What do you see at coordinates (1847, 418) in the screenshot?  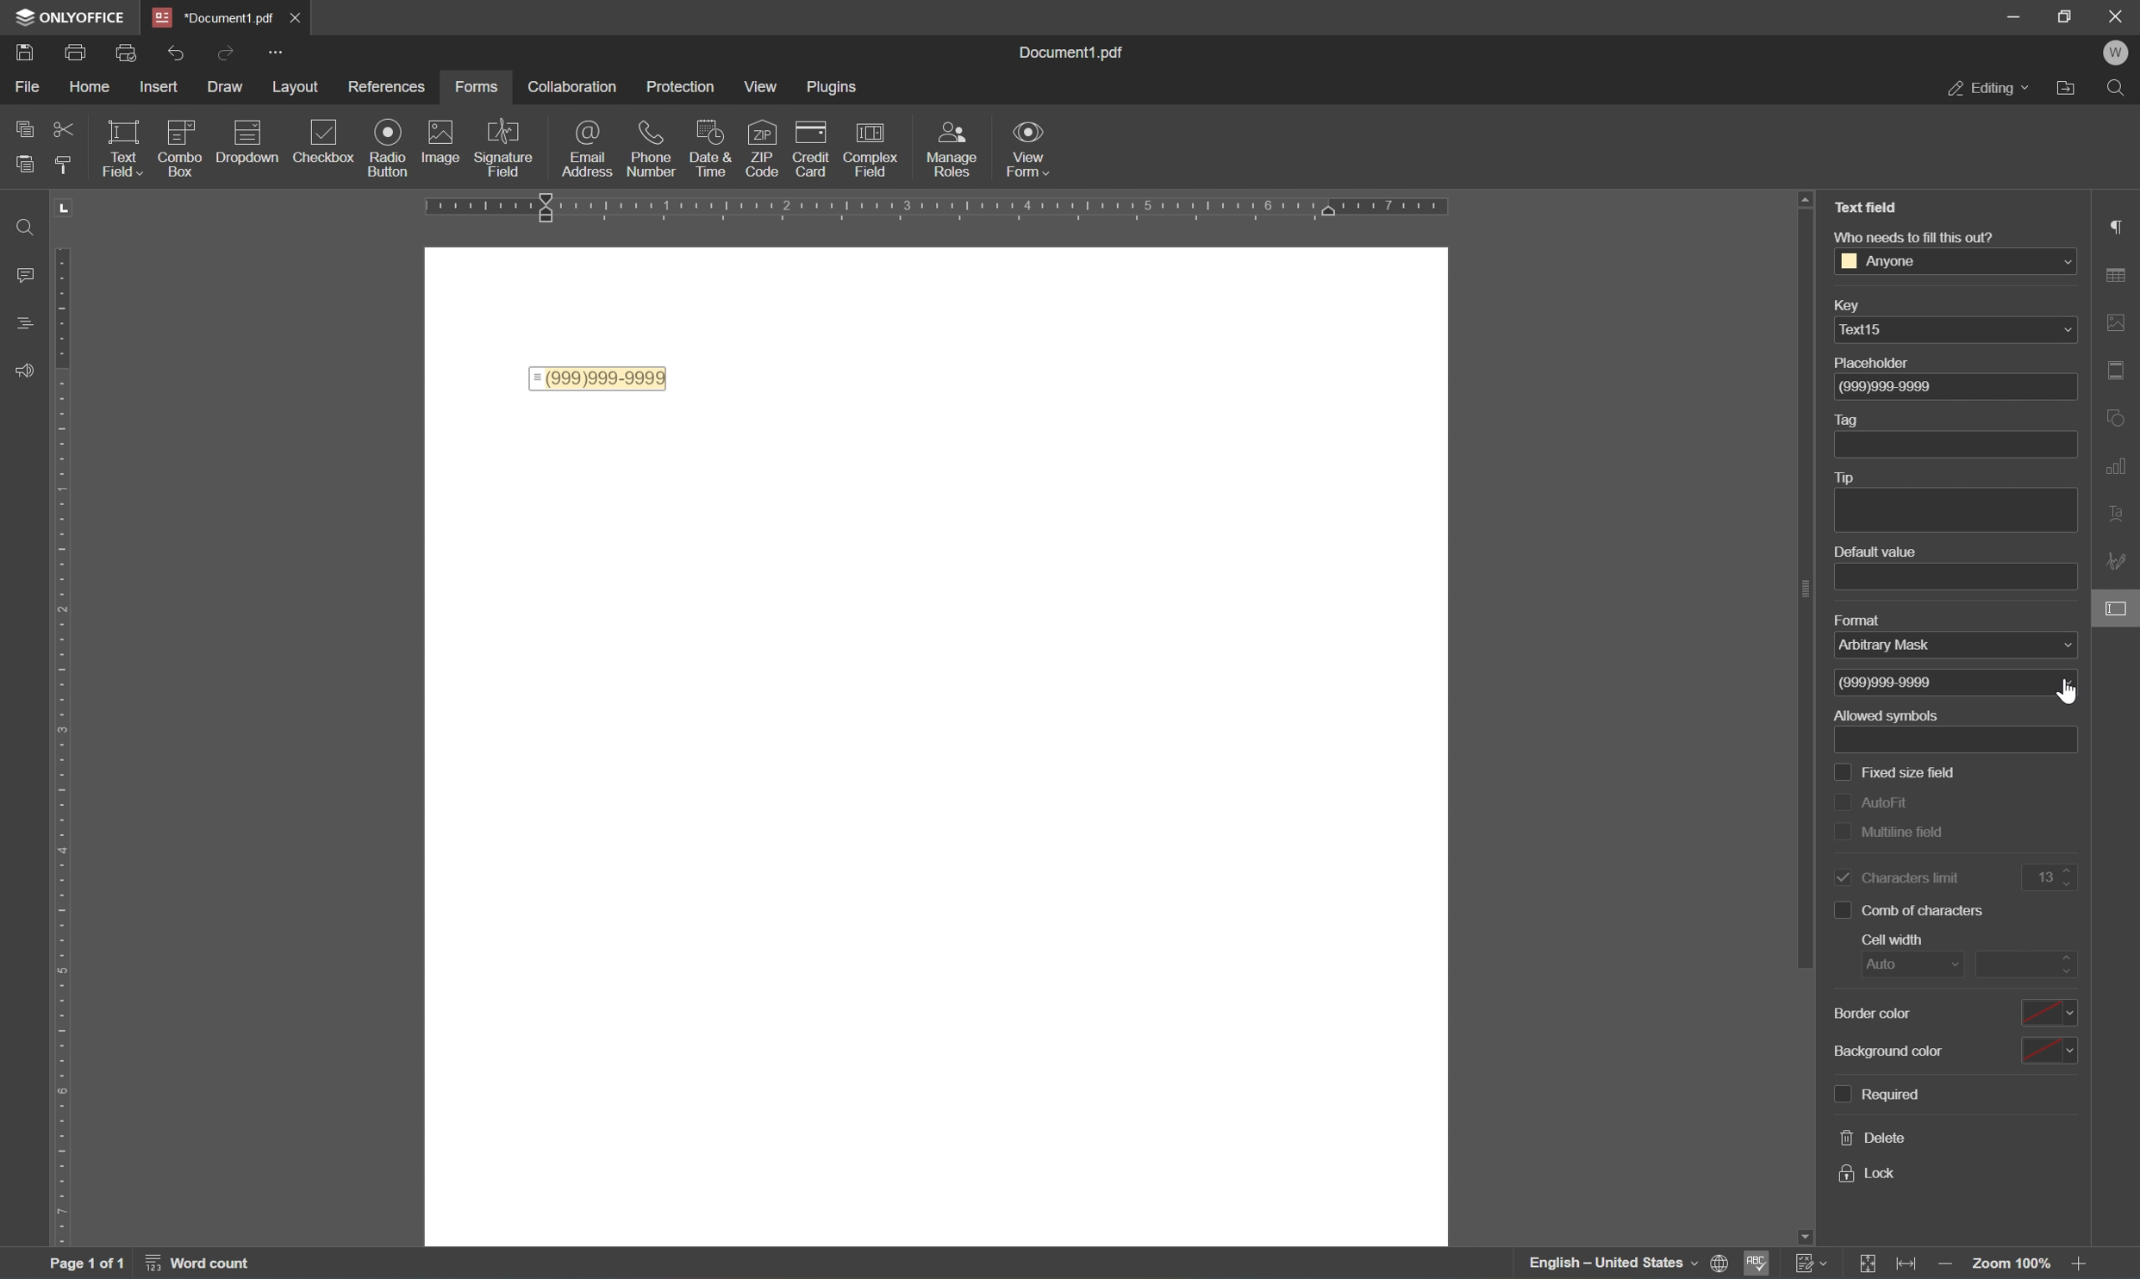 I see `tag` at bounding box center [1847, 418].